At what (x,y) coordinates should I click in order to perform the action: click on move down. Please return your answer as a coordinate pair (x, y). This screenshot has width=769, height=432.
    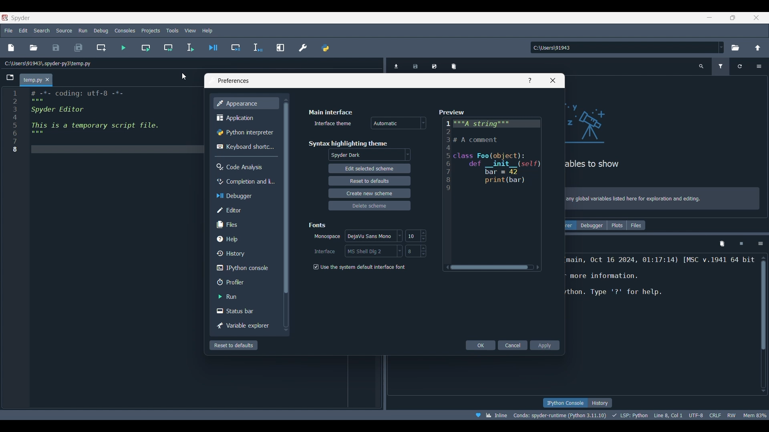
    Looking at the image, I should click on (286, 328).